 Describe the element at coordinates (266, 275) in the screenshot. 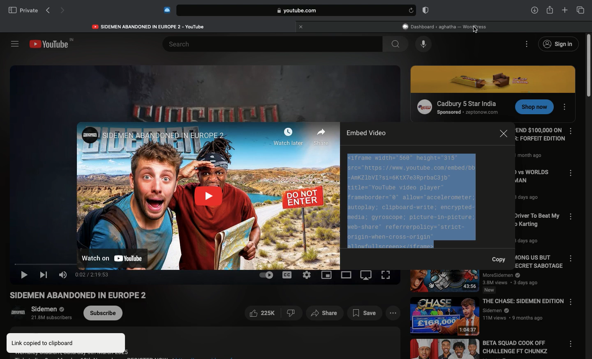

I see `Auto` at that location.